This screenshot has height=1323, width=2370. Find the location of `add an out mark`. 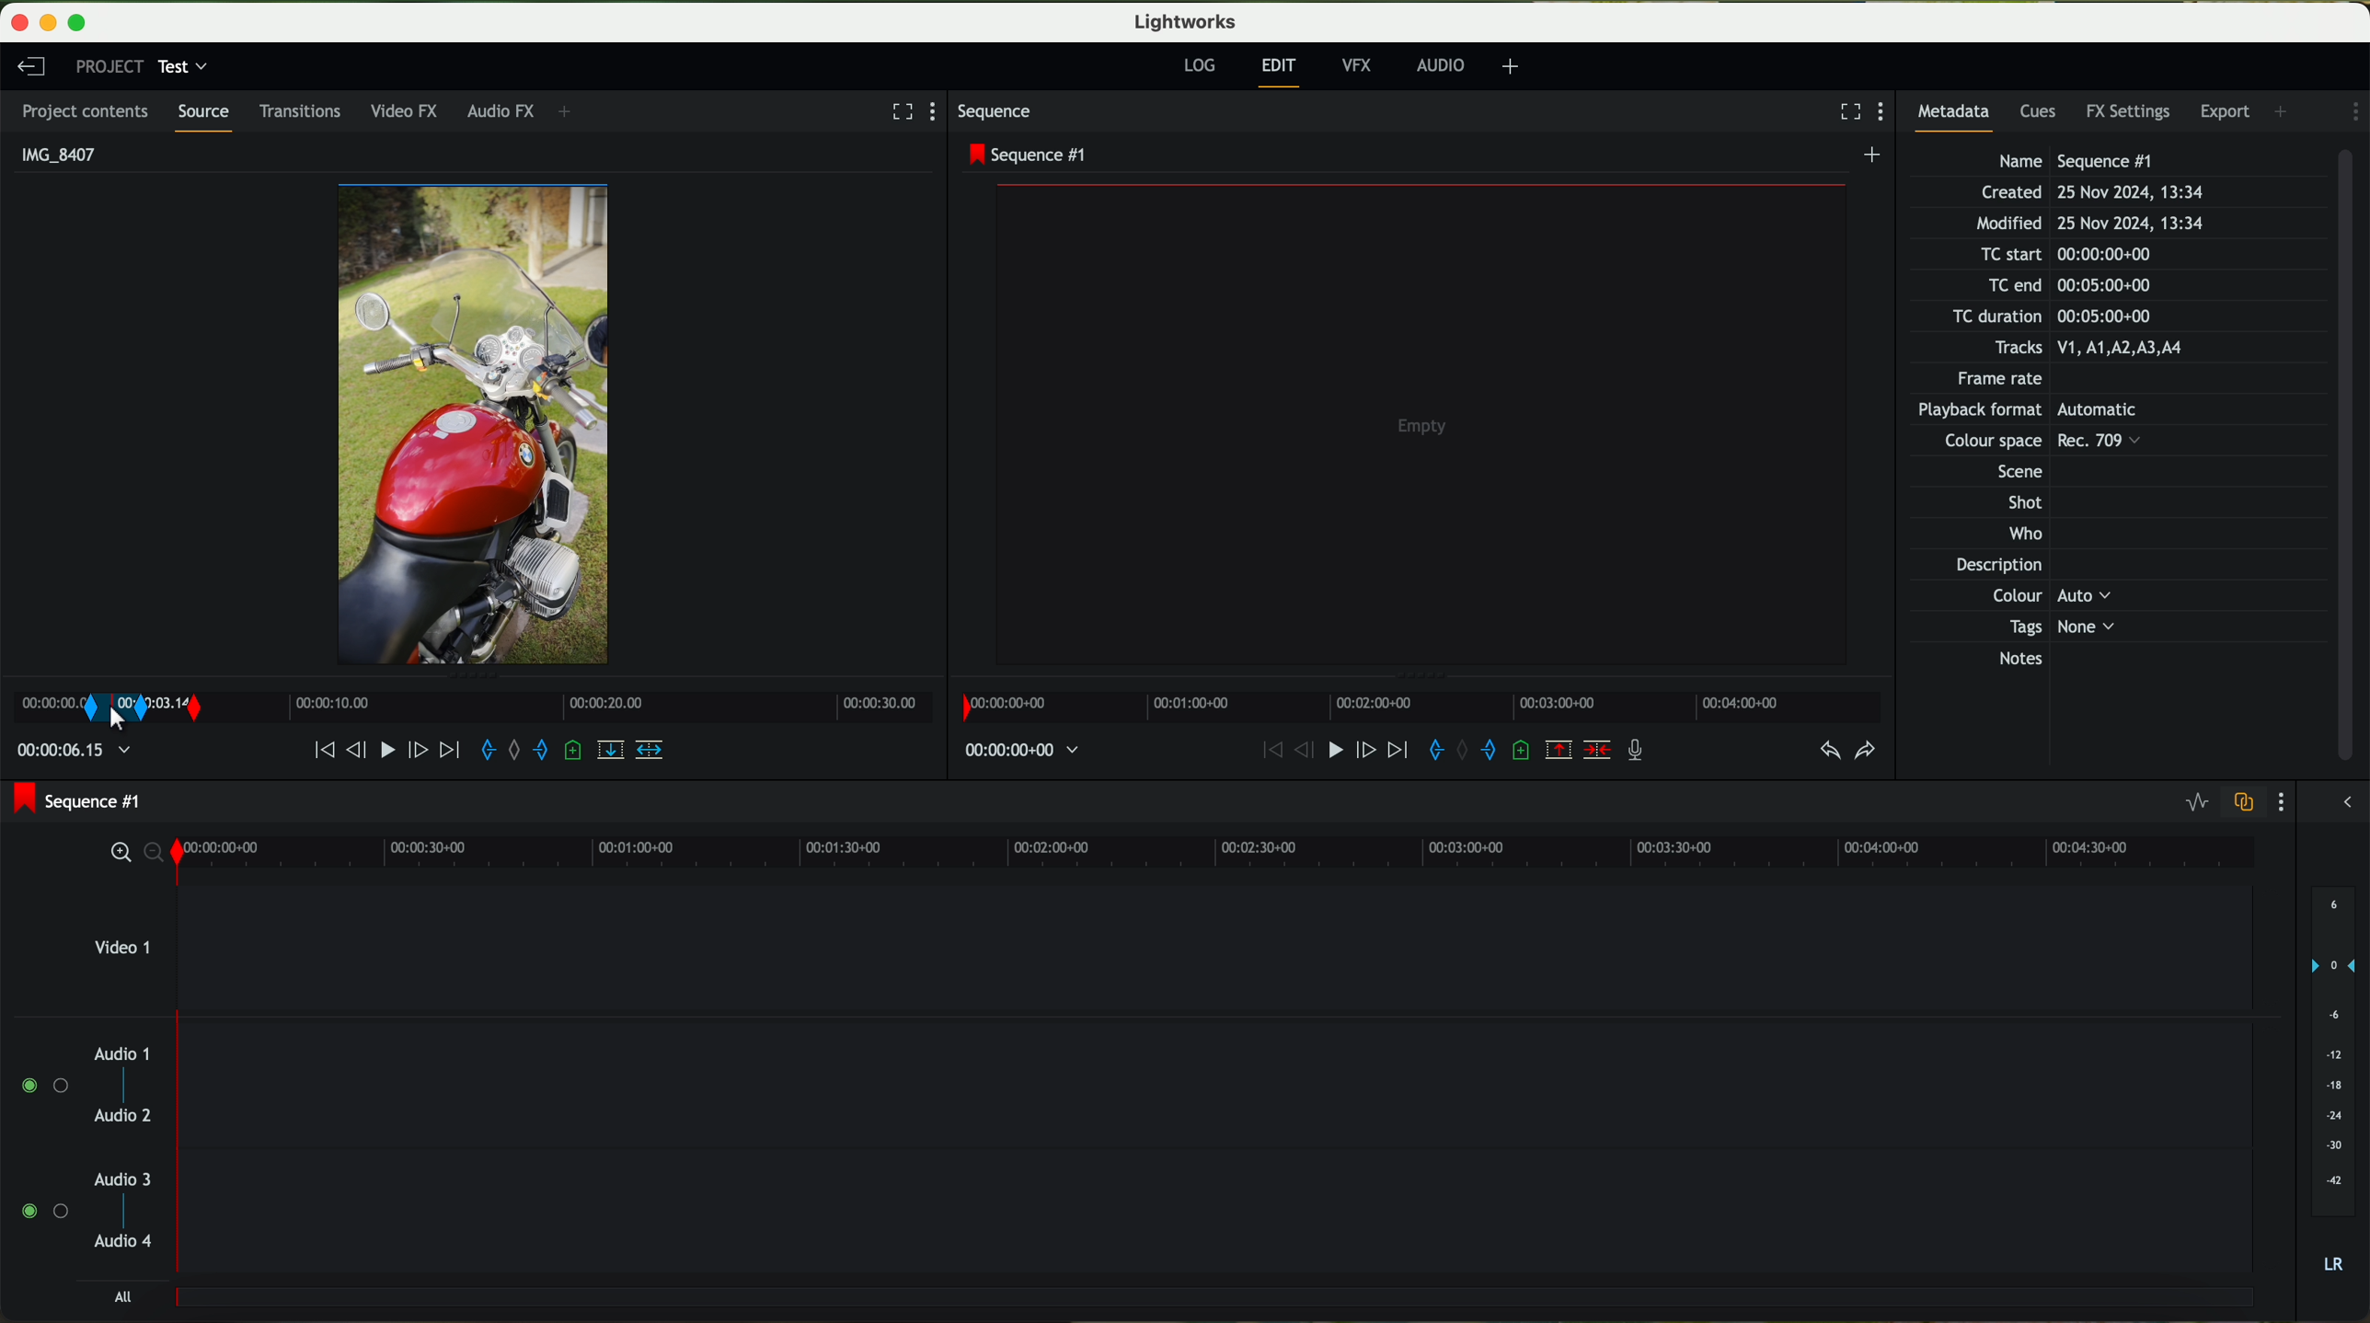

add an out mark is located at coordinates (540, 755).